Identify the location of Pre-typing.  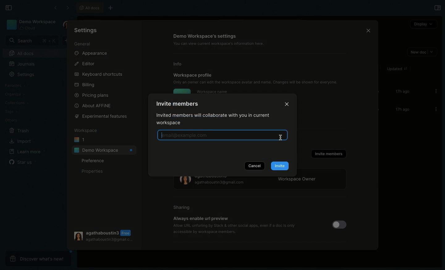
(222, 136).